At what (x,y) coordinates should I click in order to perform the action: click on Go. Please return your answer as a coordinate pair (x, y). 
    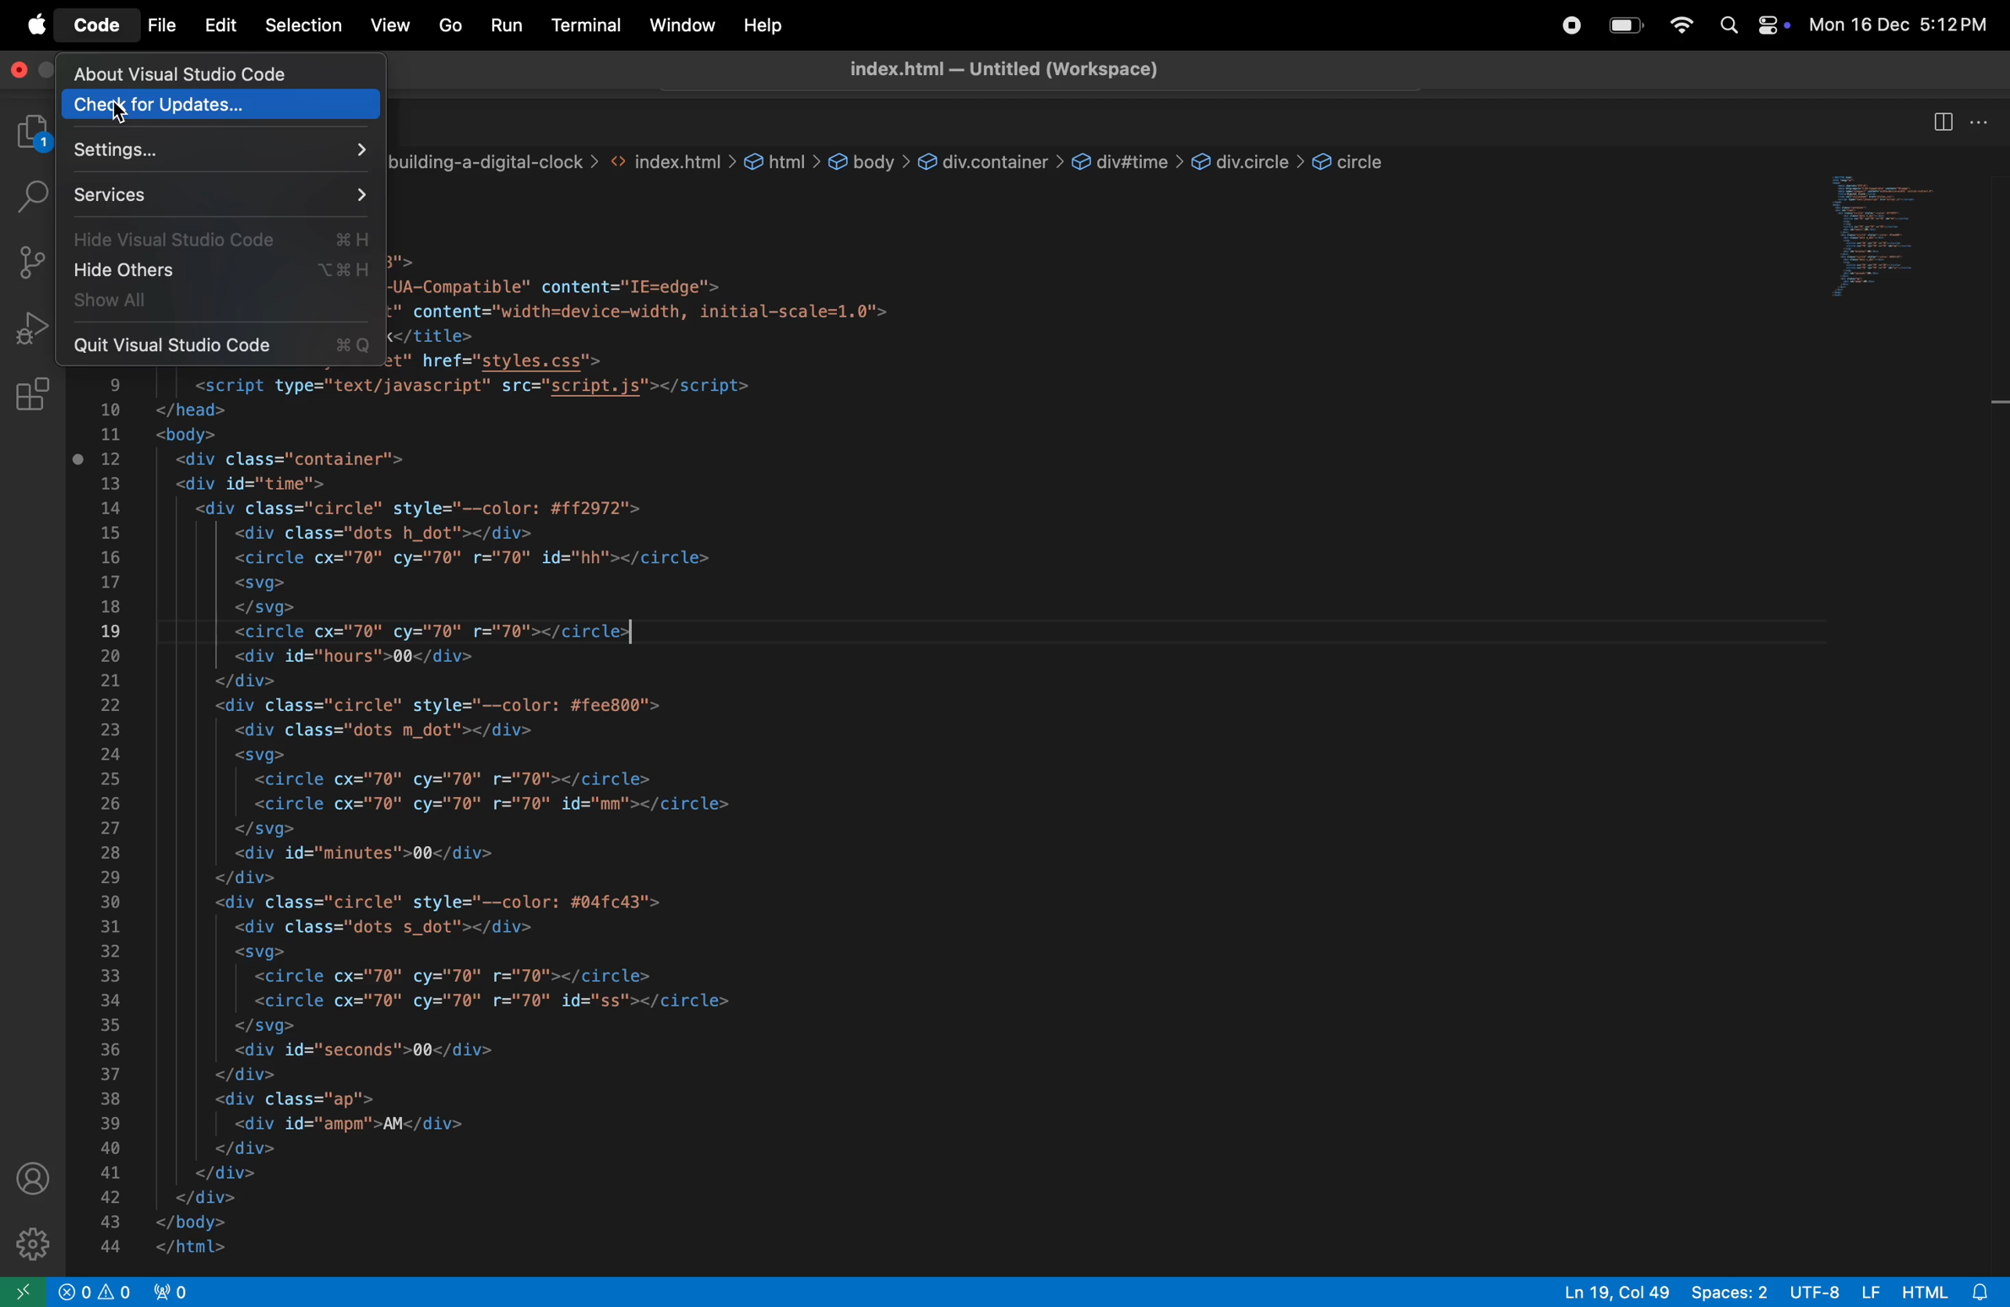
    Looking at the image, I should click on (449, 23).